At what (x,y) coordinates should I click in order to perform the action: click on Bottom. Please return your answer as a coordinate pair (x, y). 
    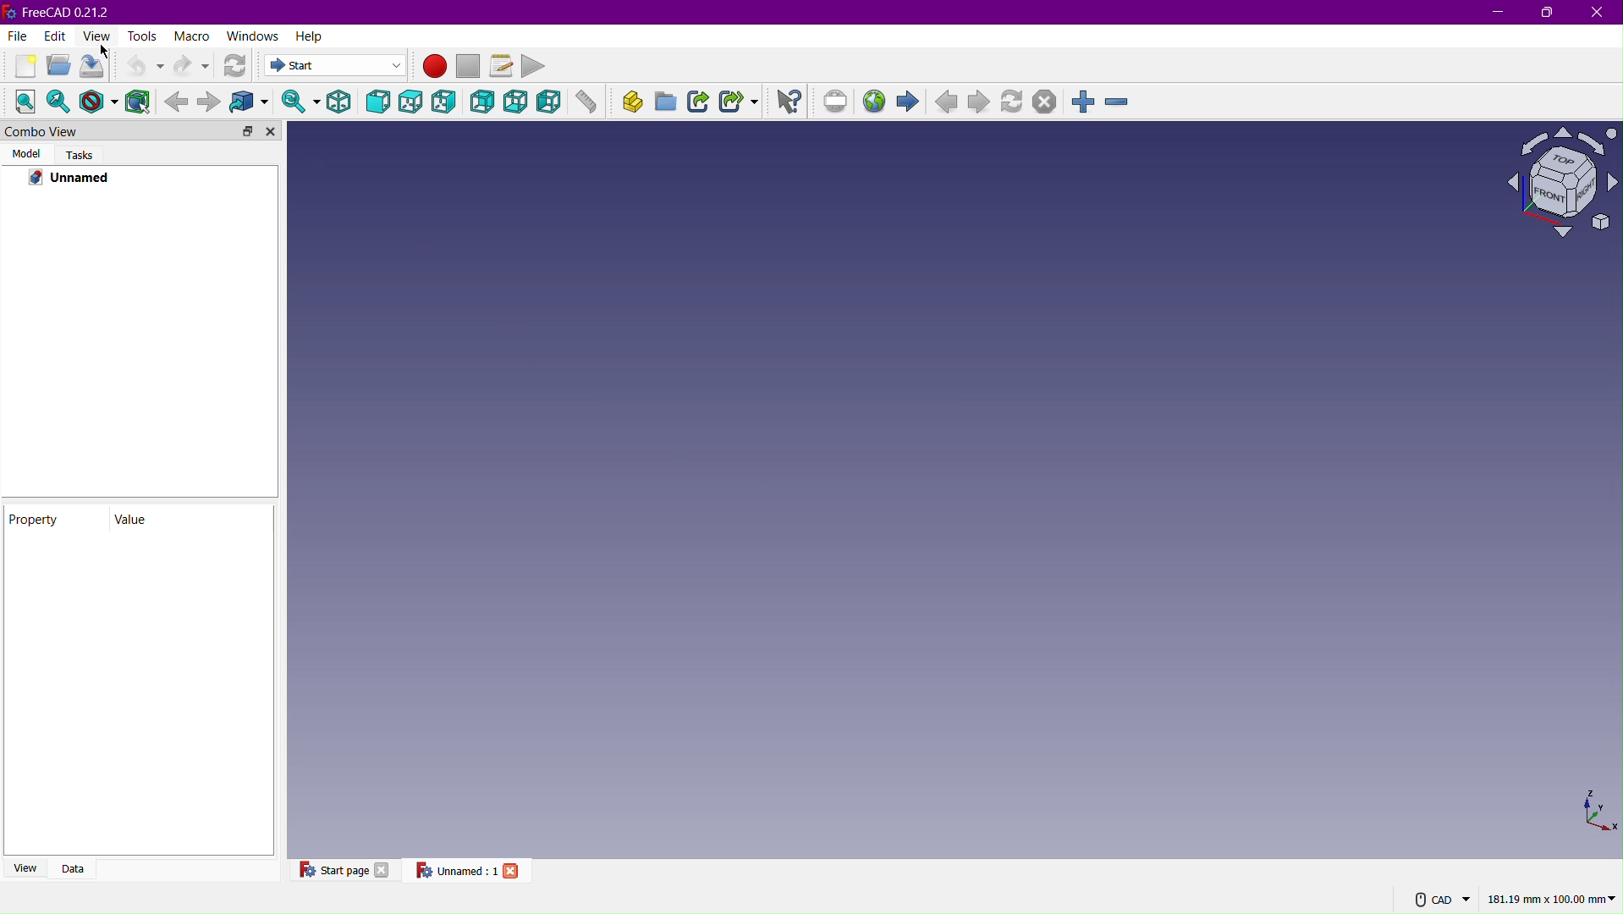
    Looking at the image, I should click on (517, 103).